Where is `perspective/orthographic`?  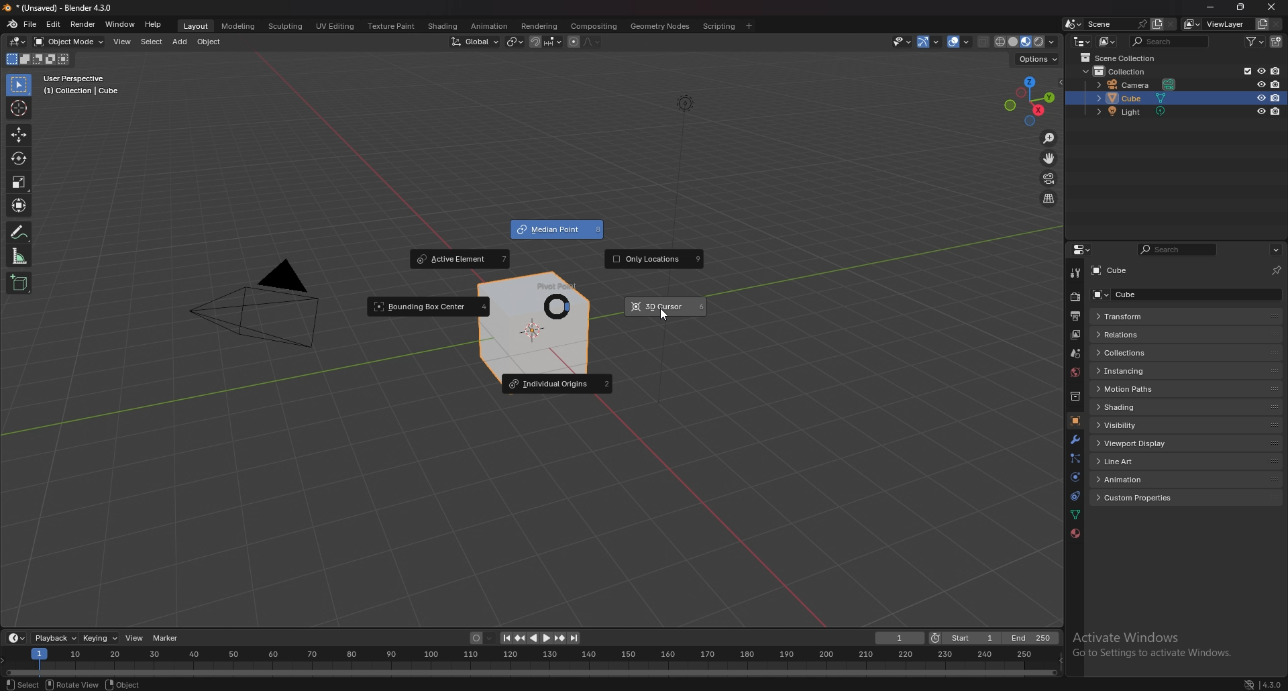
perspective/orthographic is located at coordinates (1049, 199).